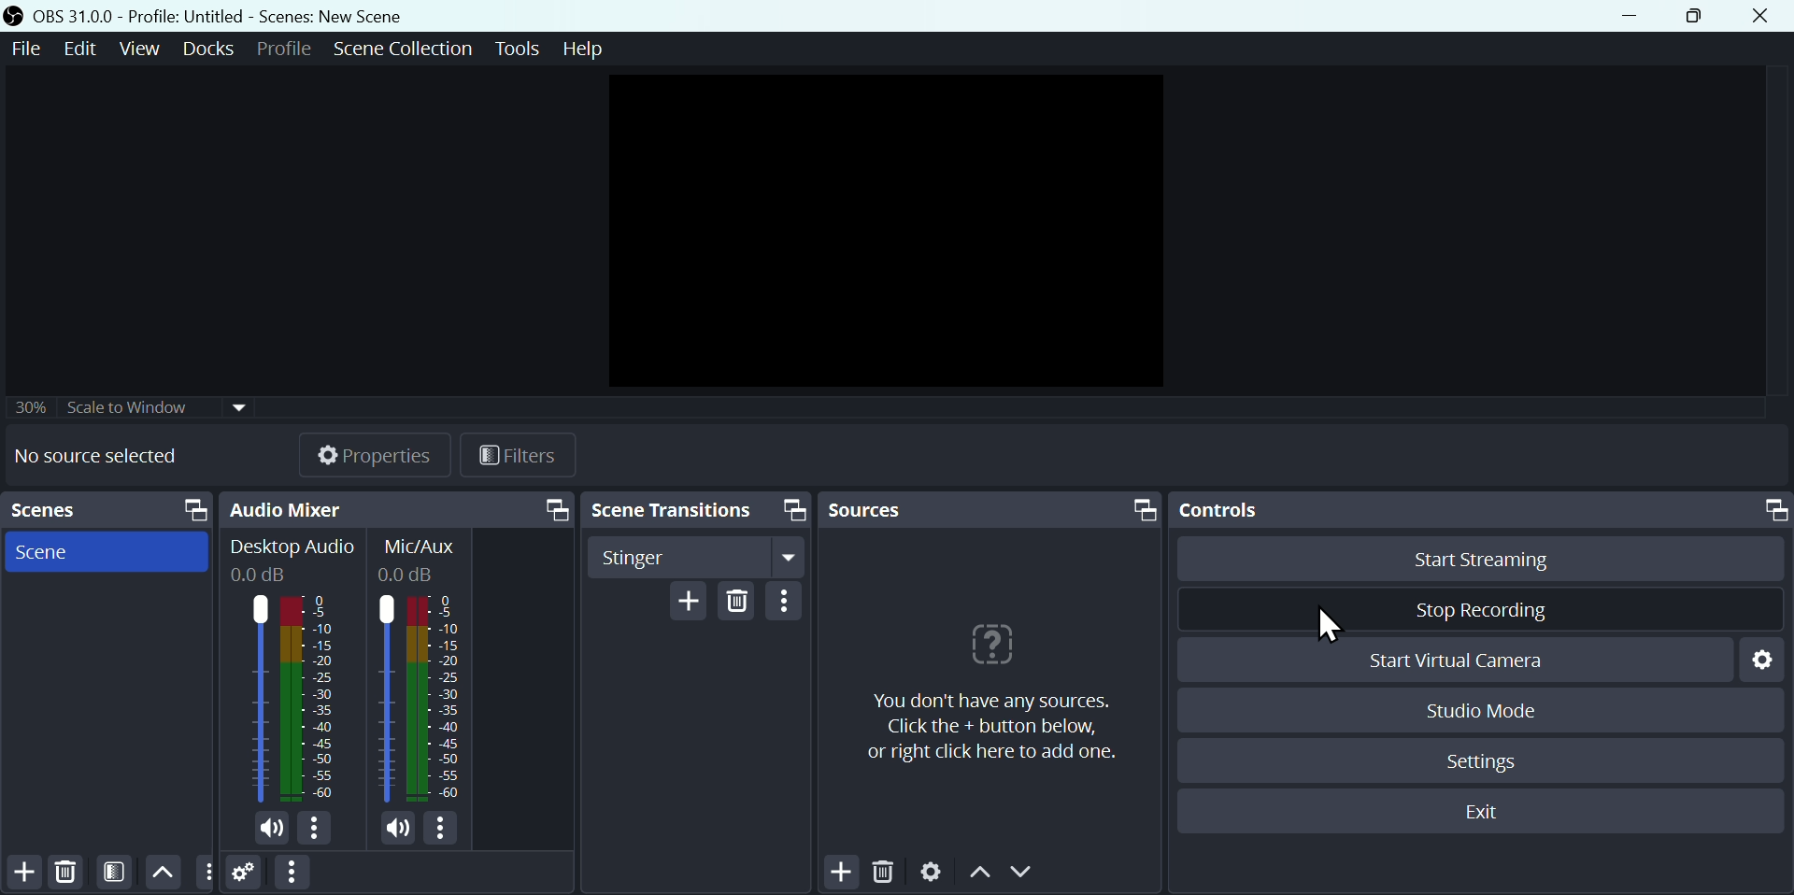  I want to click on Studio mode, so click(1483, 707).